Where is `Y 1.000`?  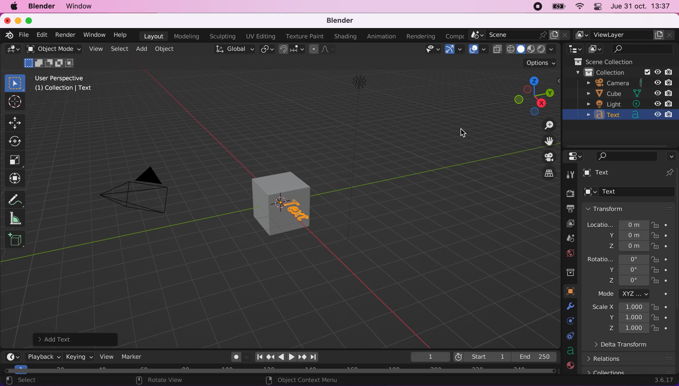
Y 1.000 is located at coordinates (622, 317).